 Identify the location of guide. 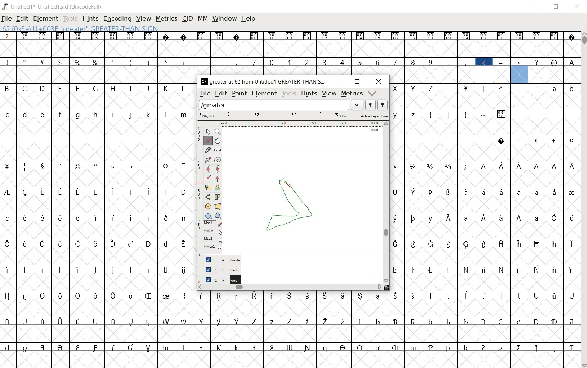
(219, 259).